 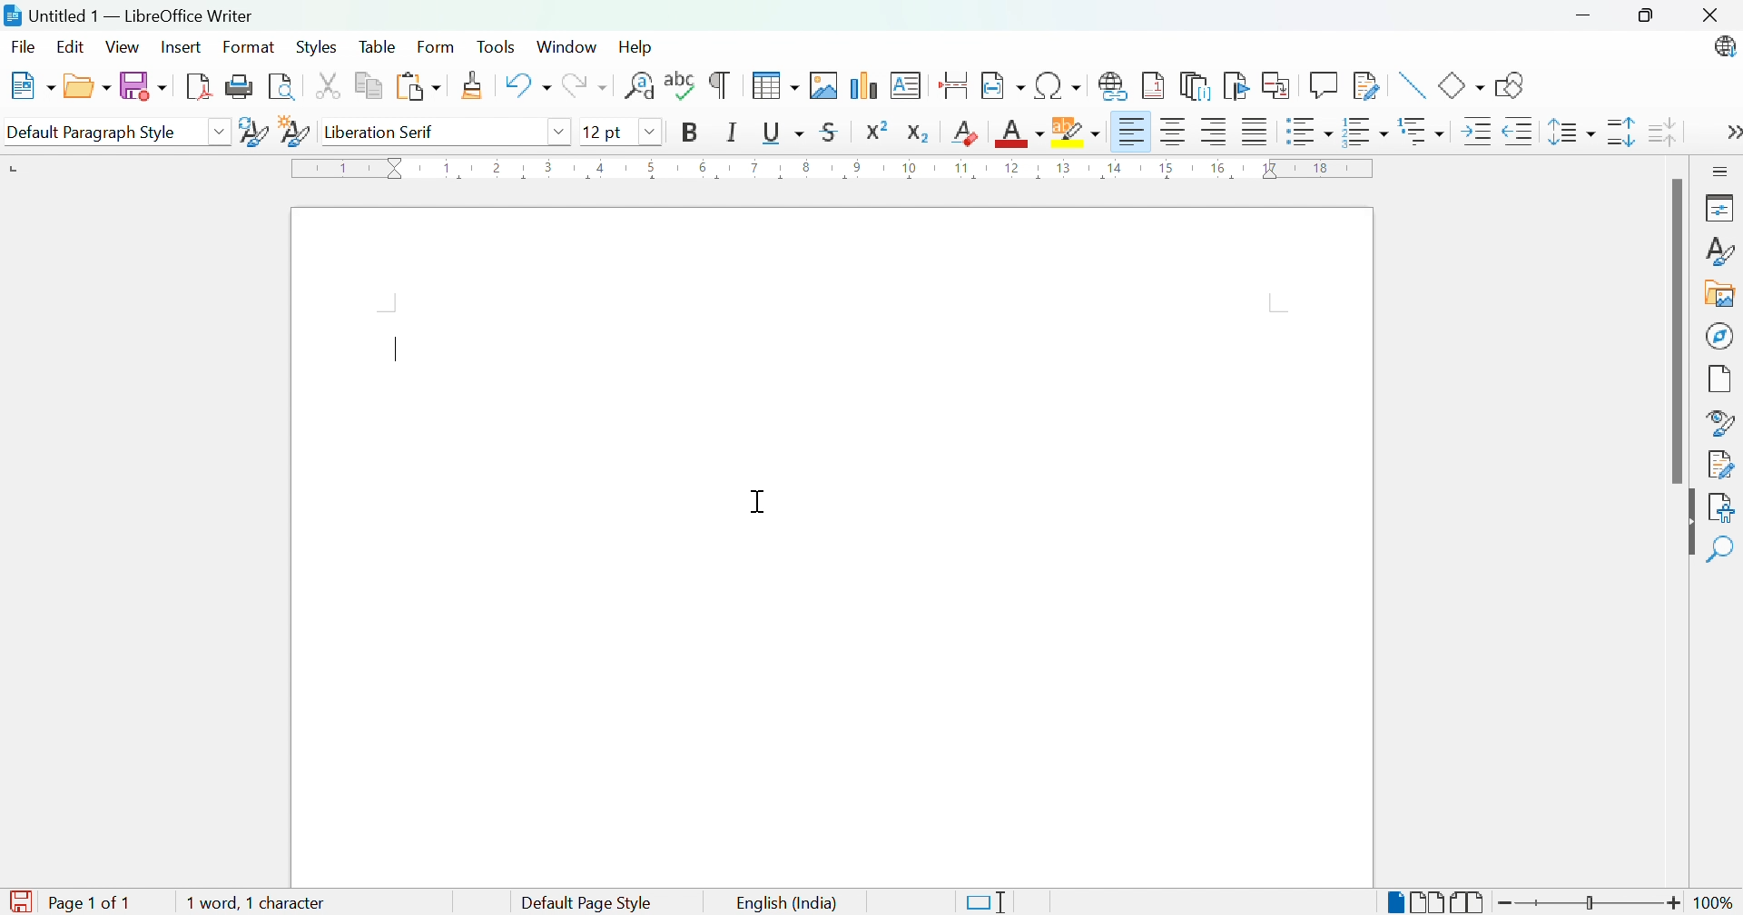 I want to click on Select outline format, so click(x=1423, y=133).